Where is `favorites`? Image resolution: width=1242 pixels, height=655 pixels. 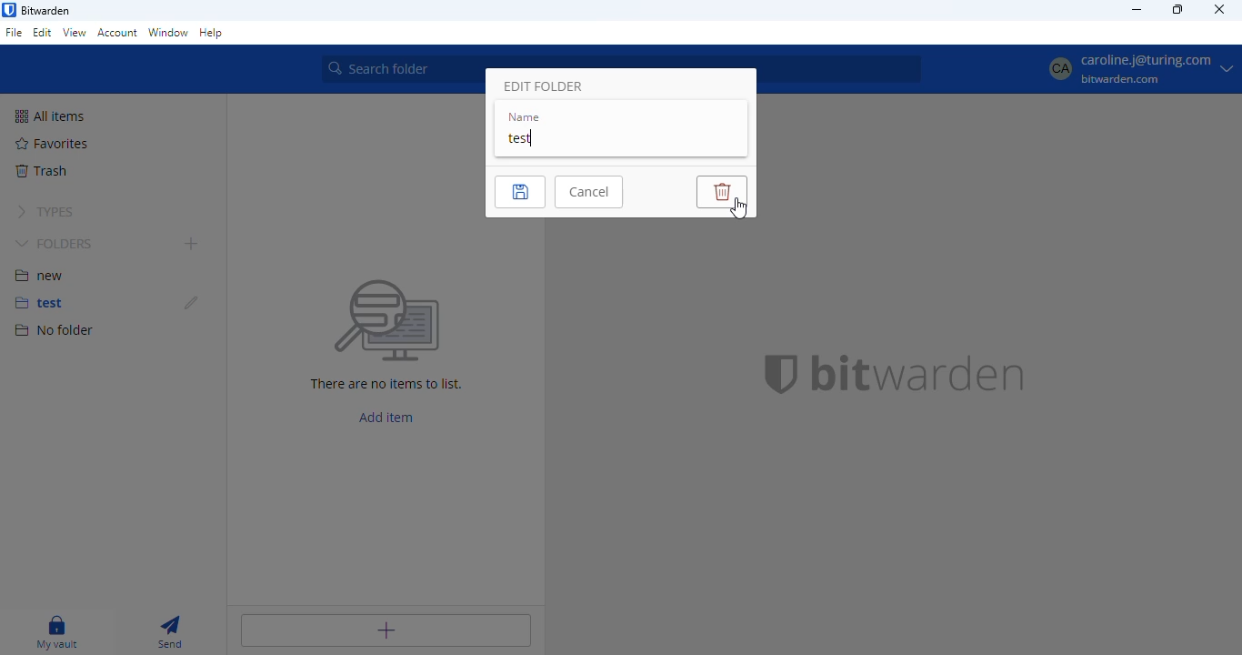
favorites is located at coordinates (53, 144).